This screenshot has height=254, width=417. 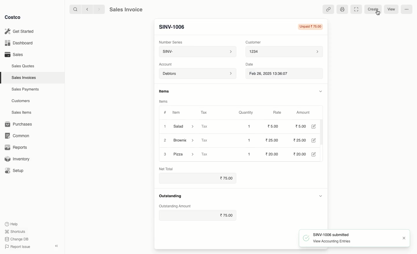 What do you see at coordinates (164, 101) in the screenshot?
I see `Items` at bounding box center [164, 101].